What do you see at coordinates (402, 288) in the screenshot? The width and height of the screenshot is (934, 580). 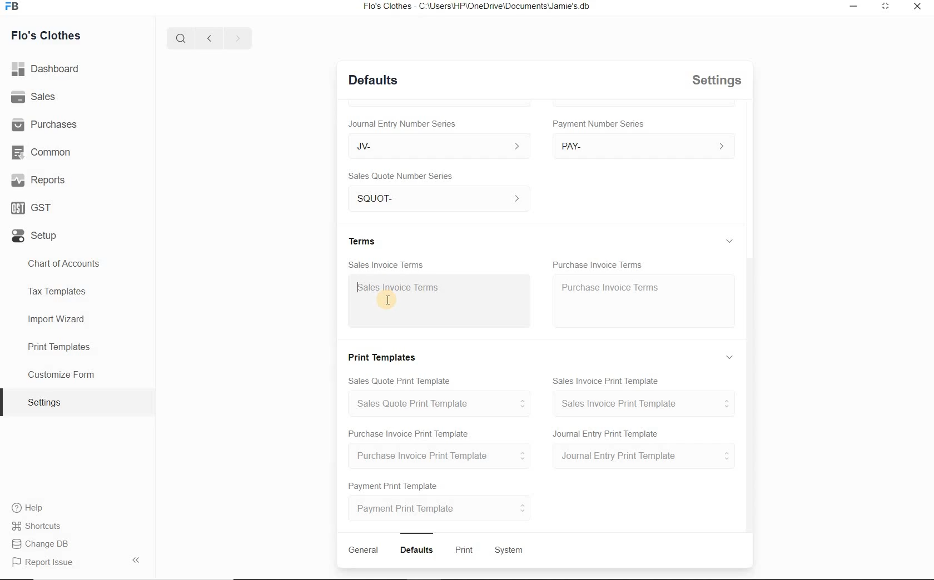 I see `Sales invoice Terms` at bounding box center [402, 288].